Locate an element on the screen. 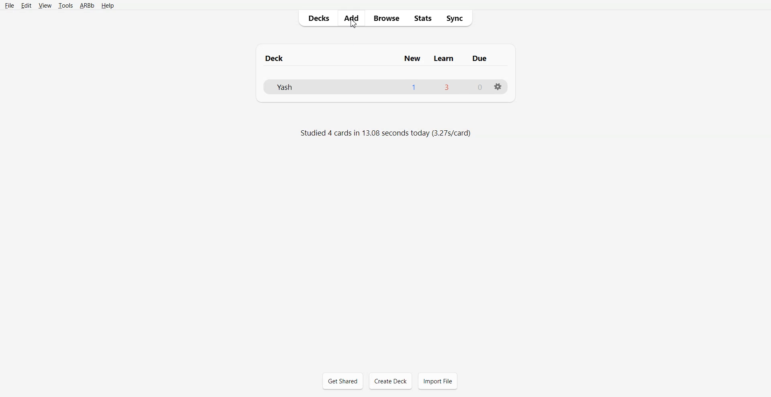 This screenshot has width=771, height=397. Deck File  is located at coordinates (384, 86).